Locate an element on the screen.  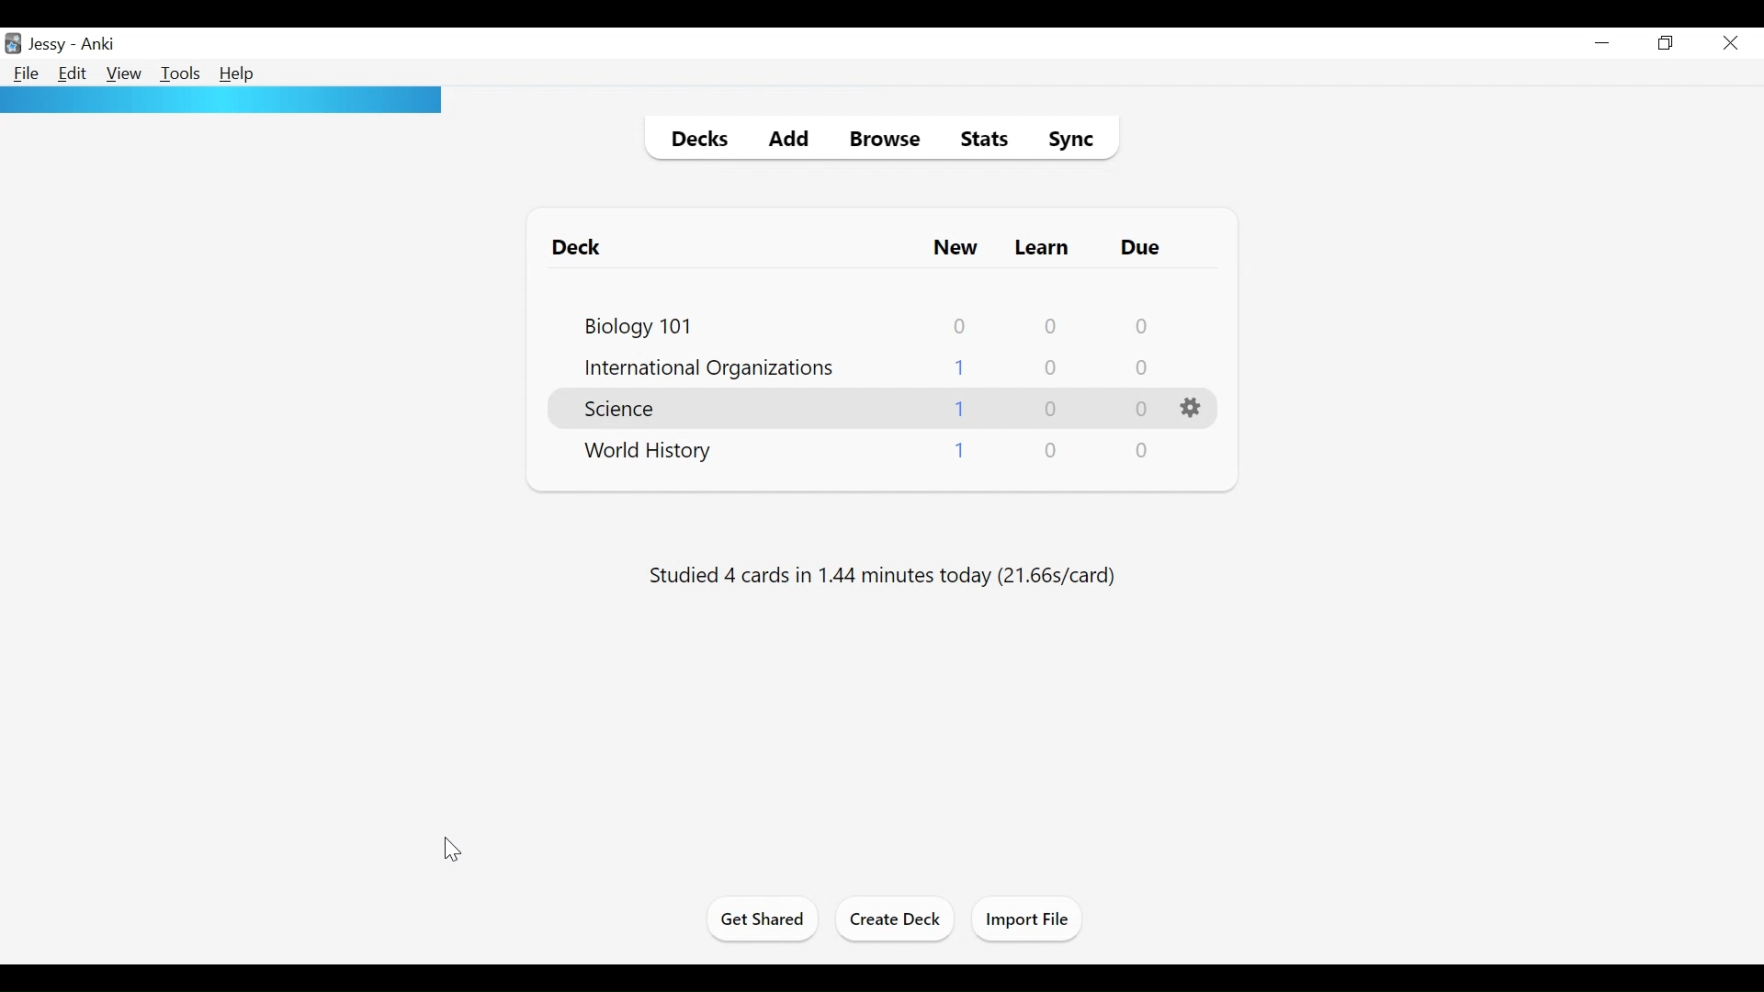
Anki Desktop icon is located at coordinates (13, 44).